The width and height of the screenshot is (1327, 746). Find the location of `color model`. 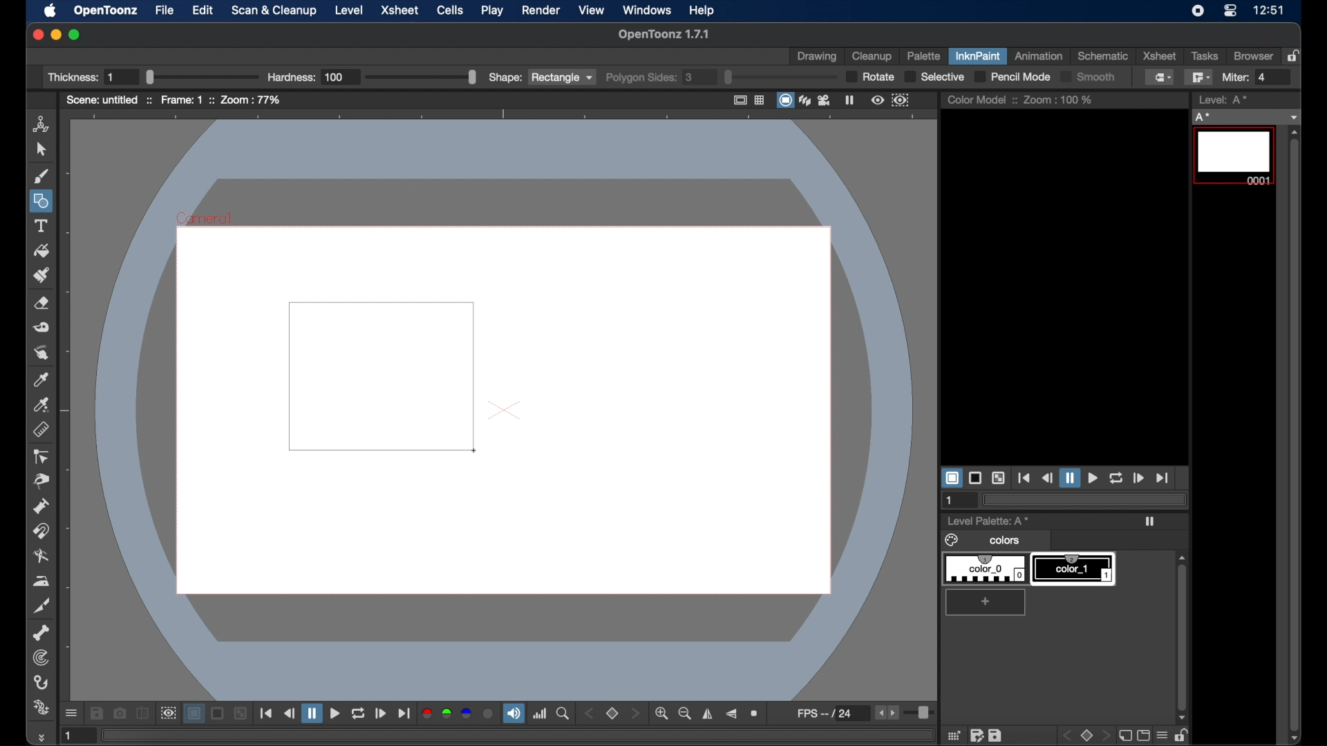

color model is located at coordinates (981, 99).